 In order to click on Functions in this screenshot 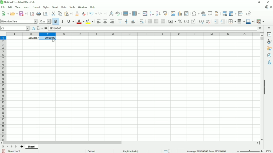, I will do `click(269, 63)`.